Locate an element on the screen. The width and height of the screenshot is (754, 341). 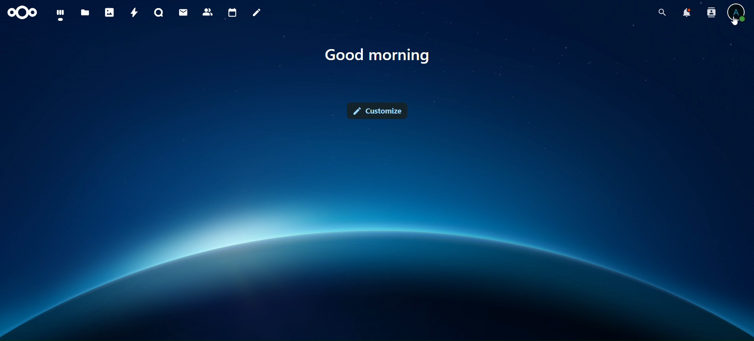
search contacts is located at coordinates (708, 12).